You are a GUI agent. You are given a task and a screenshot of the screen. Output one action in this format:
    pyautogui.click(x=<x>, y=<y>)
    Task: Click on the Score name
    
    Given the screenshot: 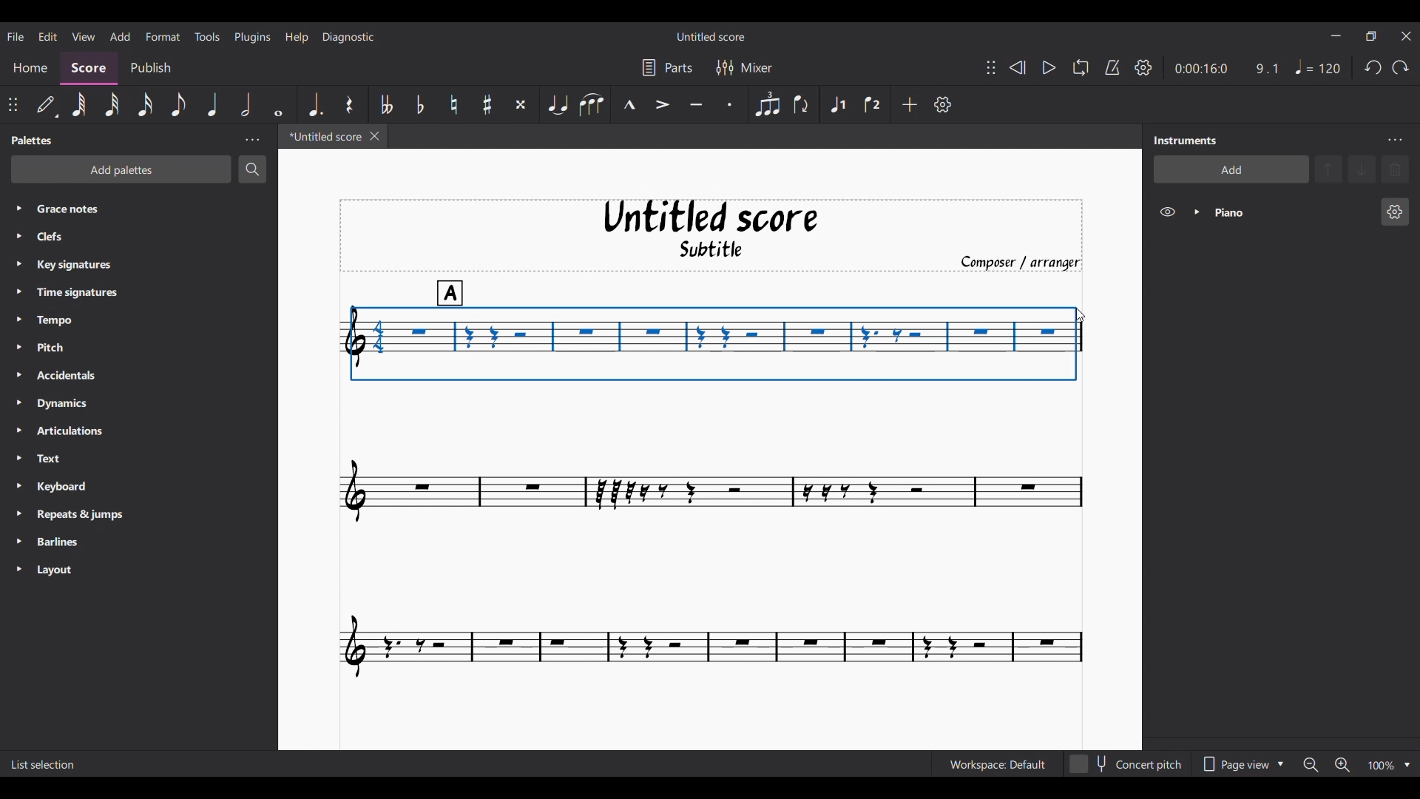 What is the action you would take?
    pyautogui.click(x=710, y=36)
    